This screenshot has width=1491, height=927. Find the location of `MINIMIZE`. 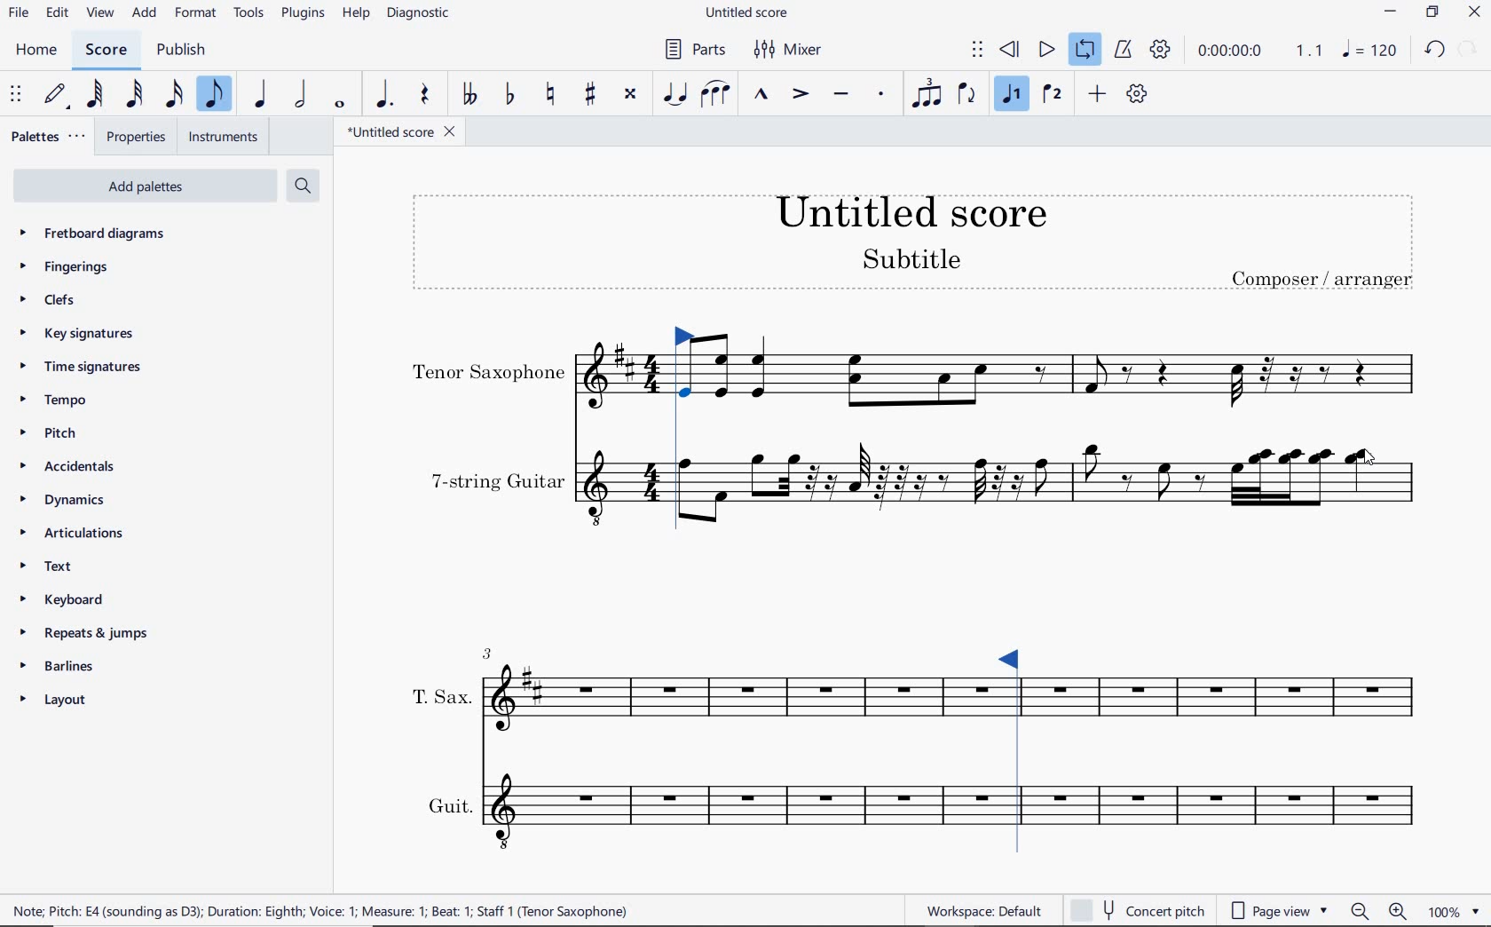

MINIMIZE is located at coordinates (1394, 12).